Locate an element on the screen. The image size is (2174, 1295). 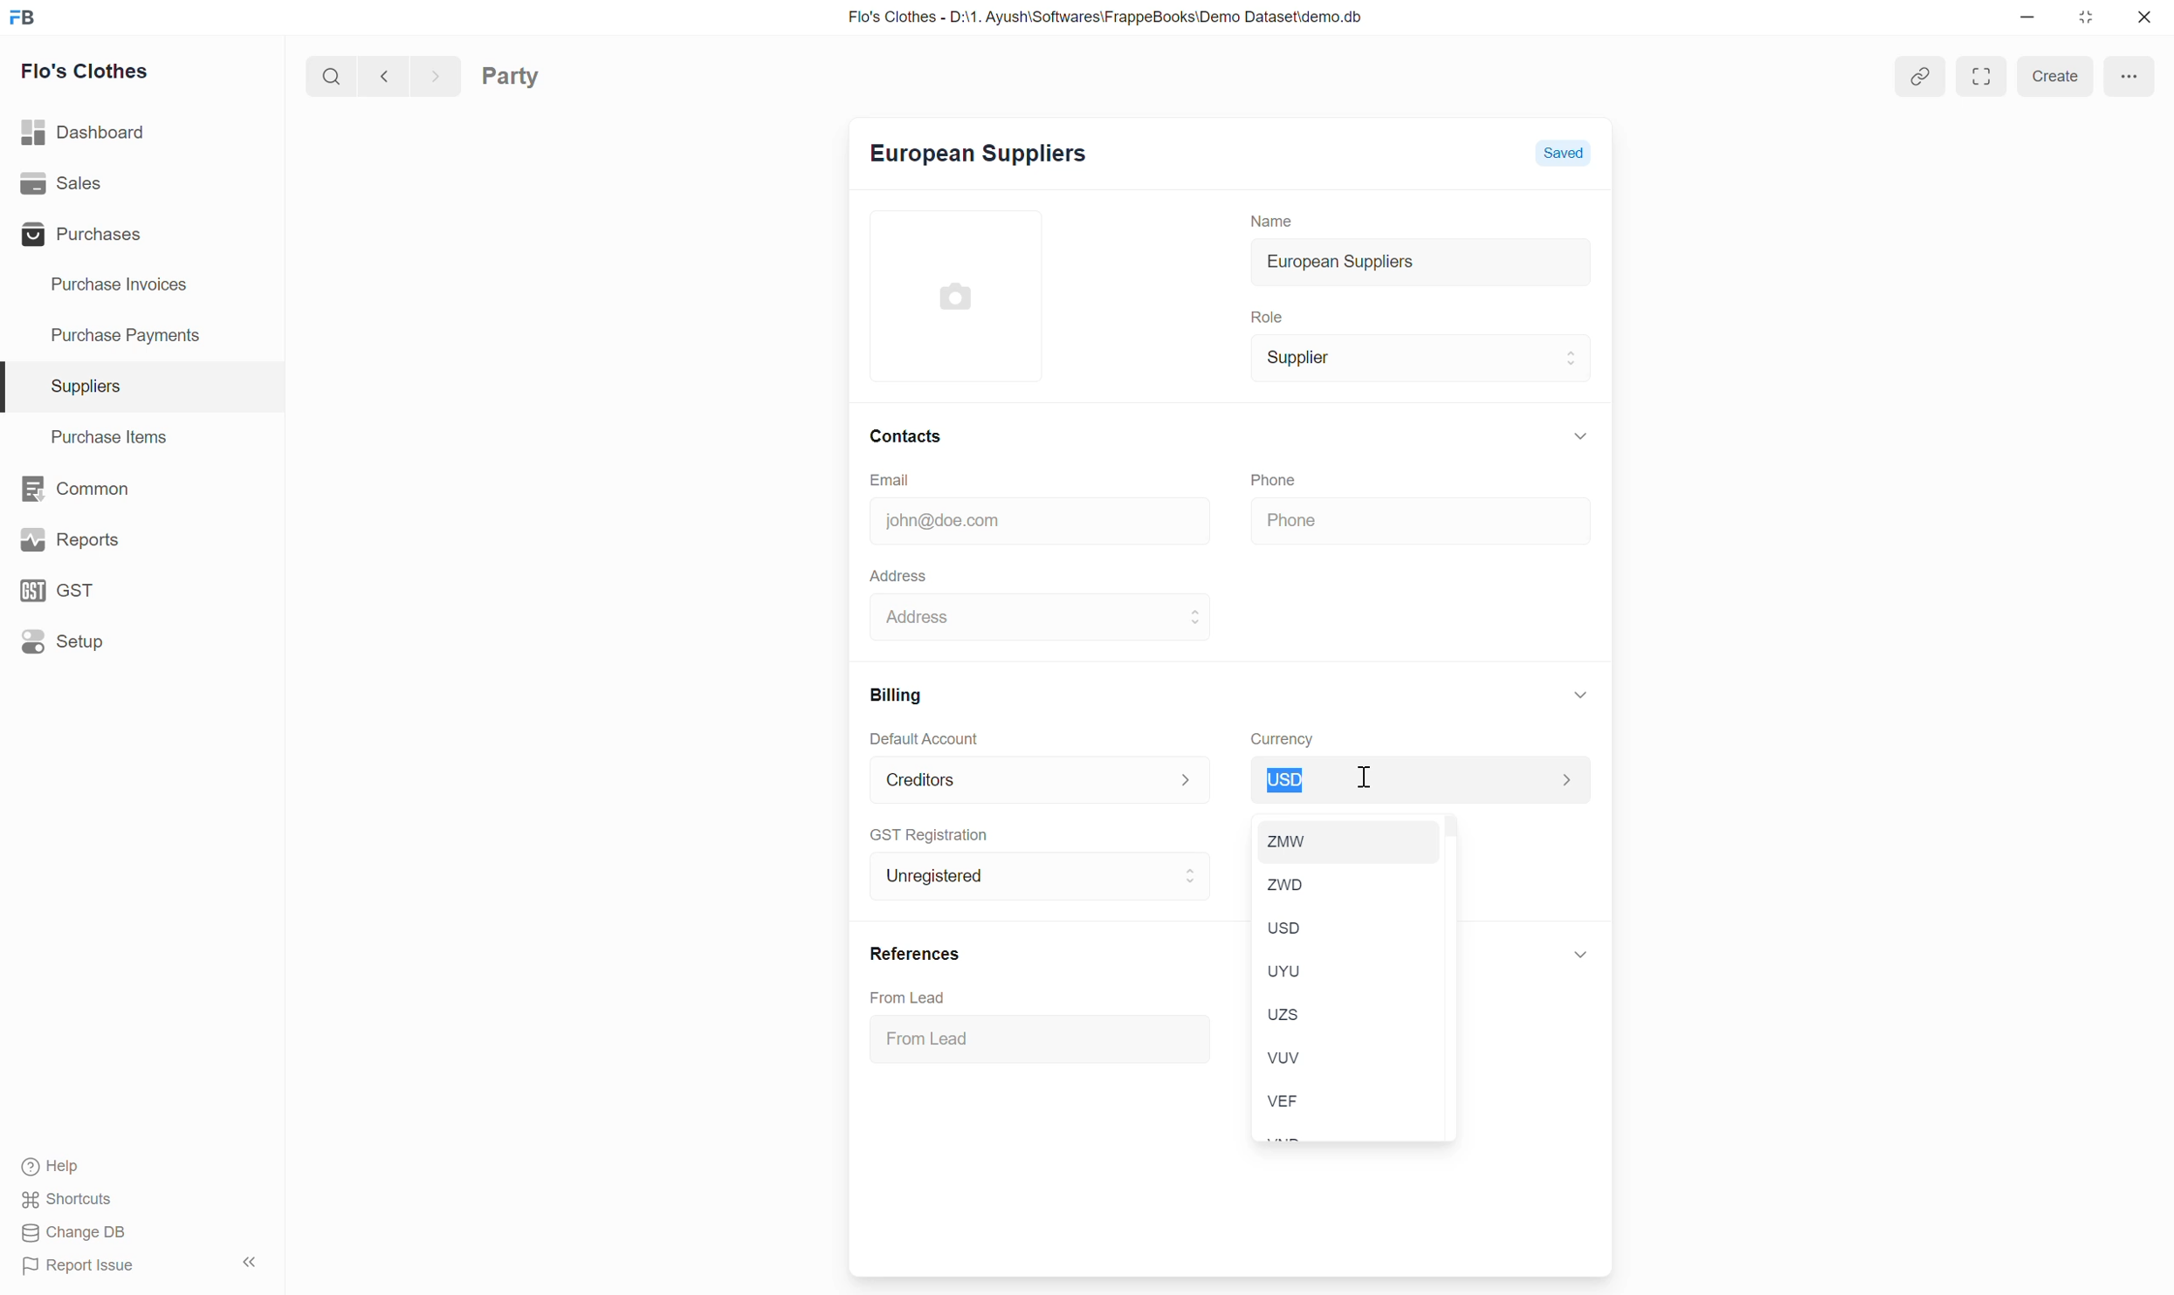
Purchases is located at coordinates (87, 228).